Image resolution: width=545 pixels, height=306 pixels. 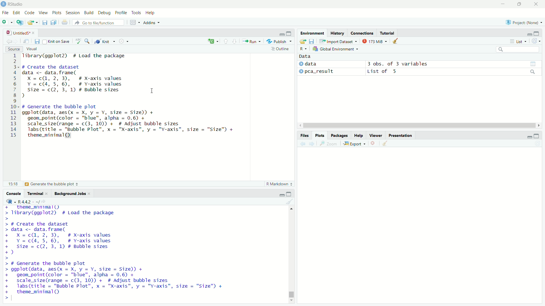 What do you see at coordinates (78, 41) in the screenshot?
I see `spelling check` at bounding box center [78, 41].